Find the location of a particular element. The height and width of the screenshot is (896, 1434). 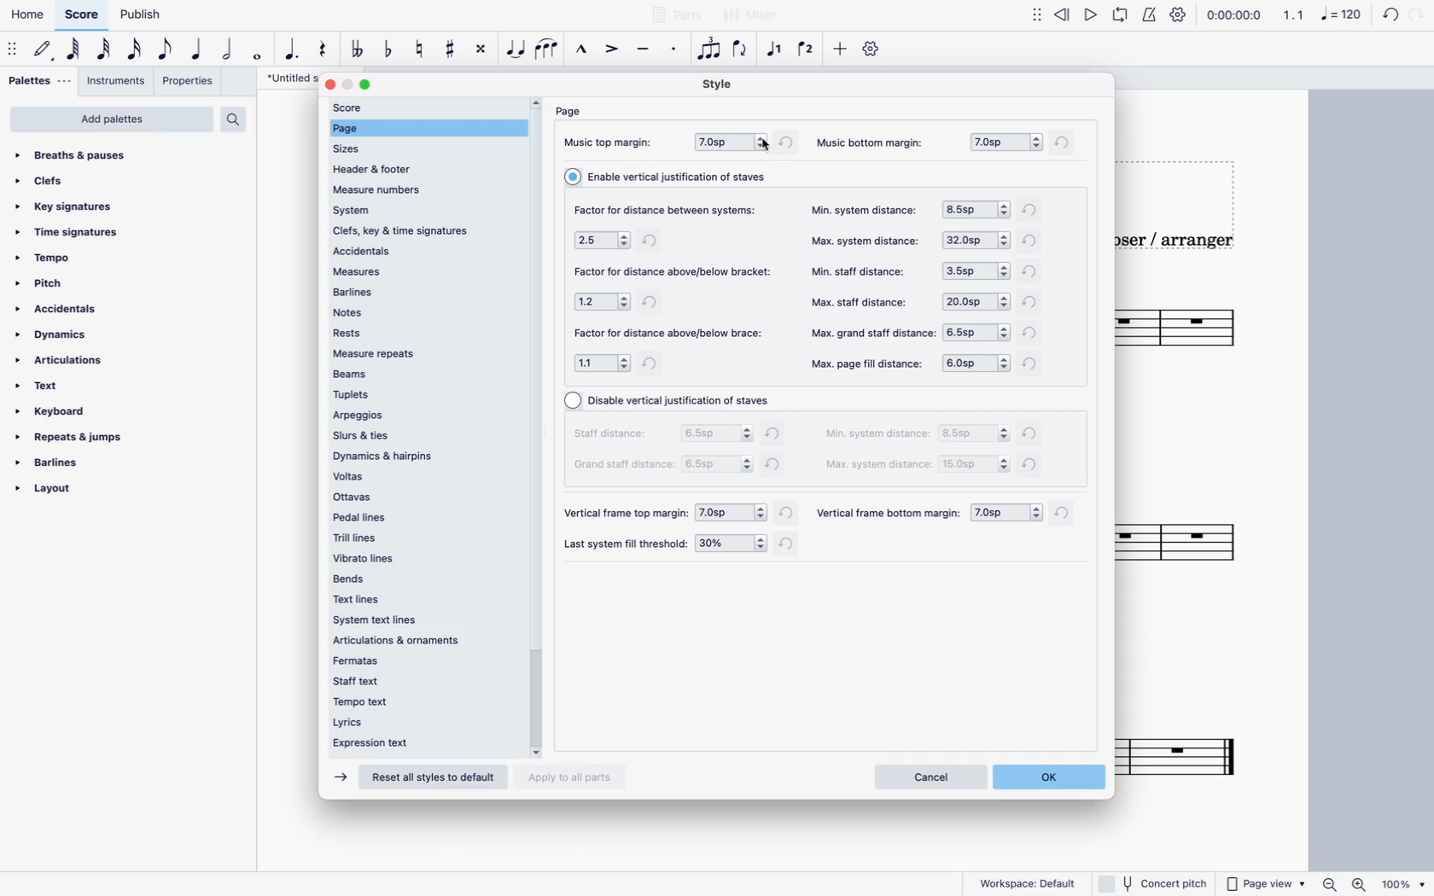

breaths & pauses is located at coordinates (82, 155).